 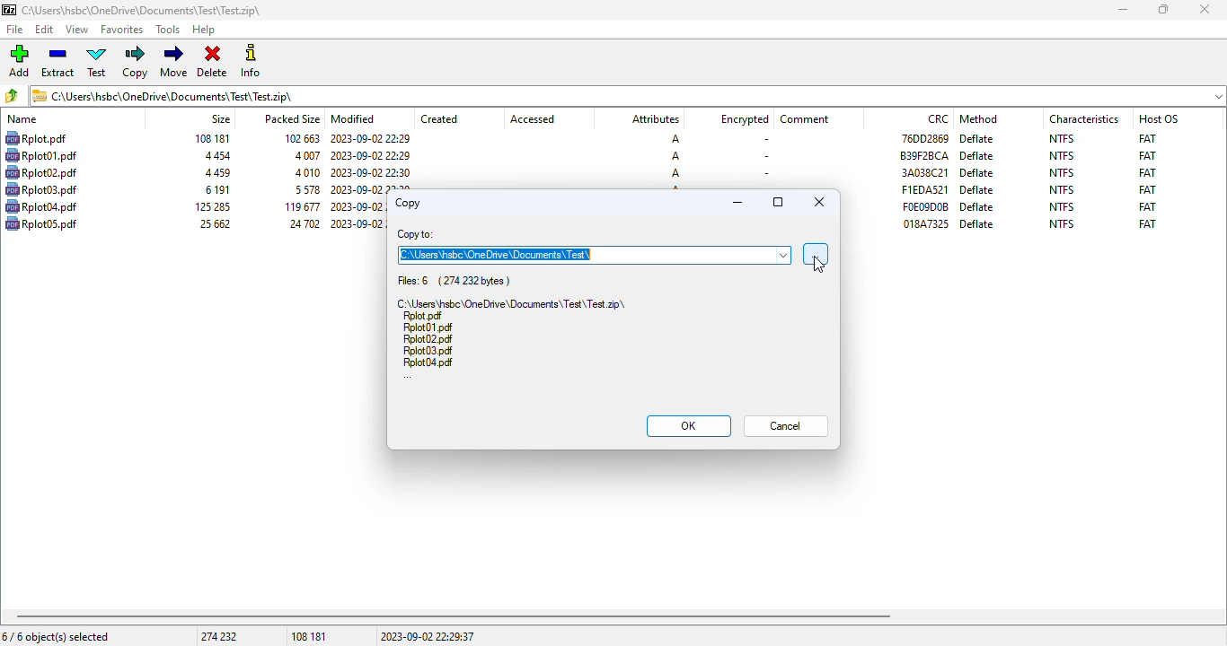 I want to click on 2023-09-02 22:29:37, so click(x=428, y=636).